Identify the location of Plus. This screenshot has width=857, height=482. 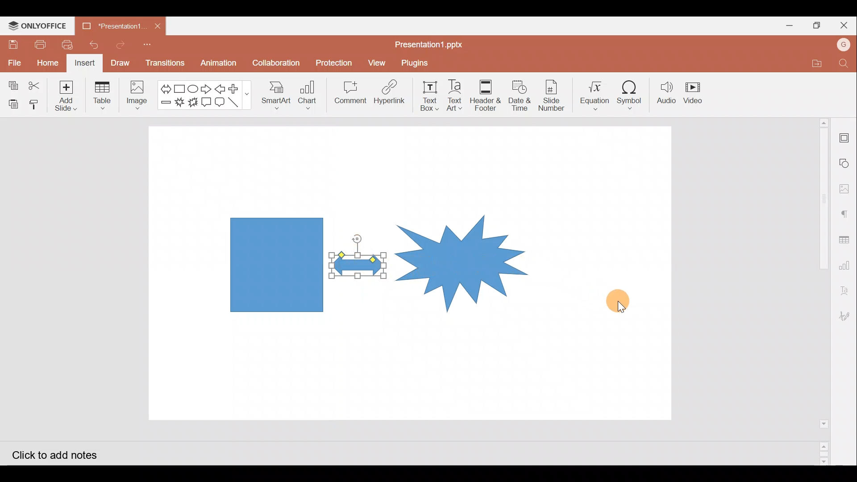
(237, 87).